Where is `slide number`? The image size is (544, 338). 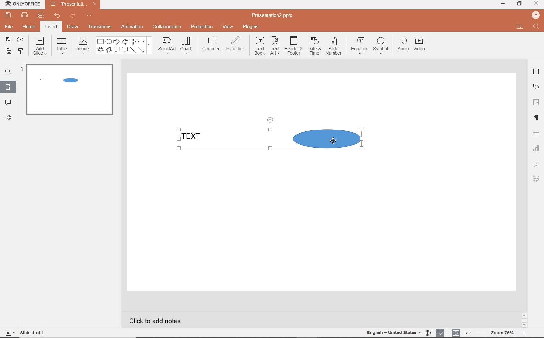 slide number is located at coordinates (334, 47).